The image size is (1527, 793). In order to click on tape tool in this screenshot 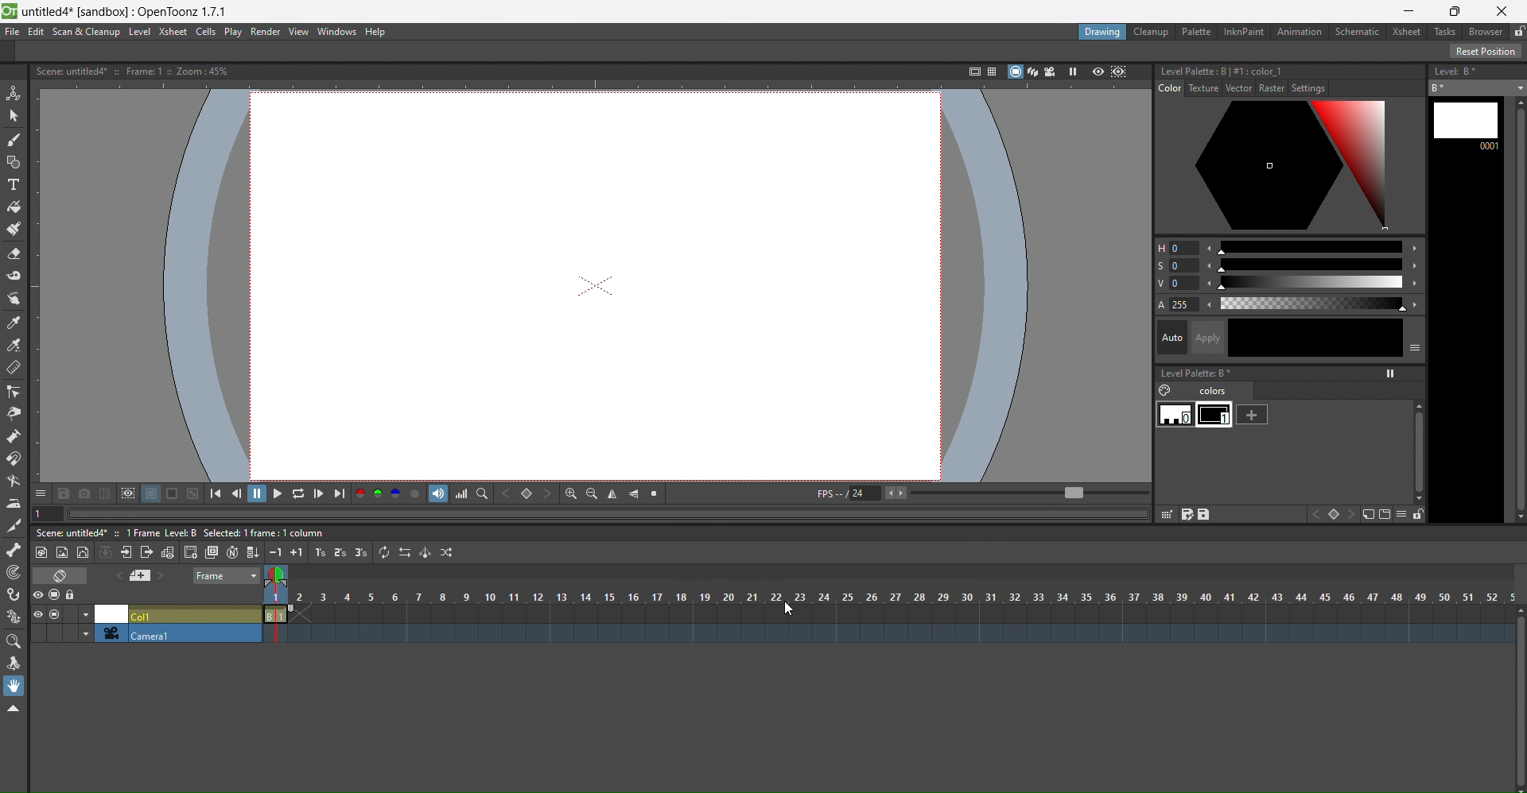, I will do `click(14, 276)`.